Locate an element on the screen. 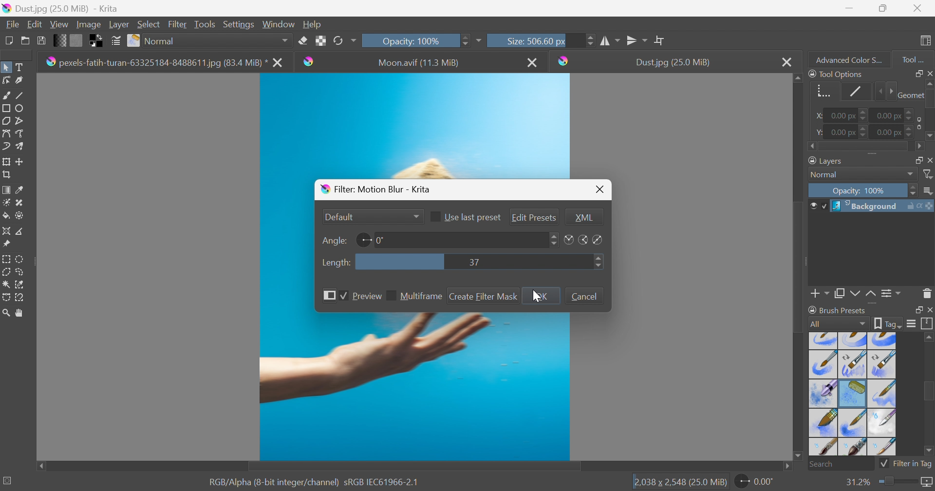 The width and height of the screenshot is (935, 491). Fill patterns is located at coordinates (76, 39).